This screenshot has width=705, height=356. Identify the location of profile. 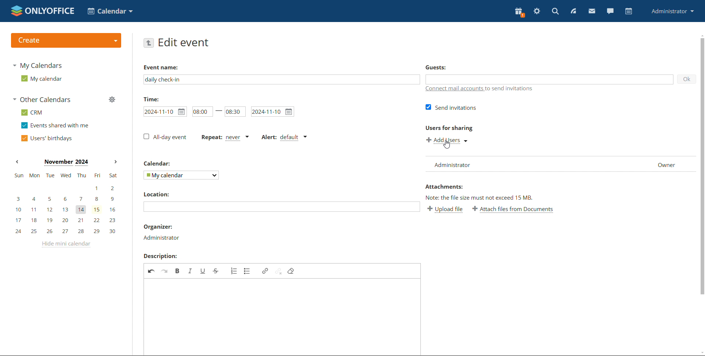
(673, 11).